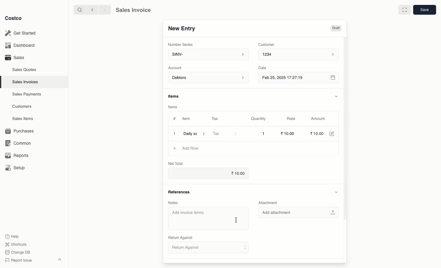 The image size is (441, 268). I want to click on 10.00, so click(288, 133).